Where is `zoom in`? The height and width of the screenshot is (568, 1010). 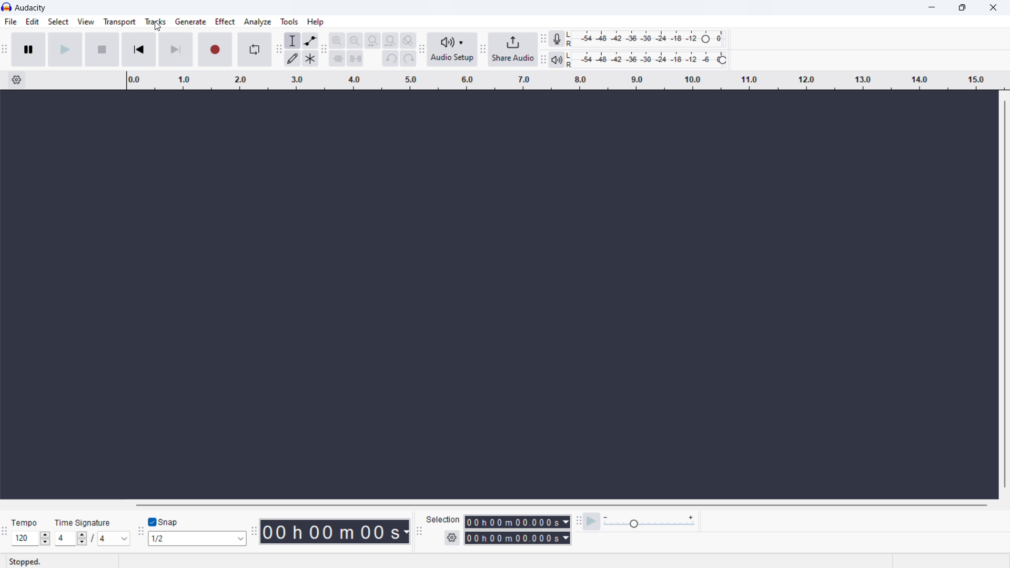 zoom in is located at coordinates (337, 40).